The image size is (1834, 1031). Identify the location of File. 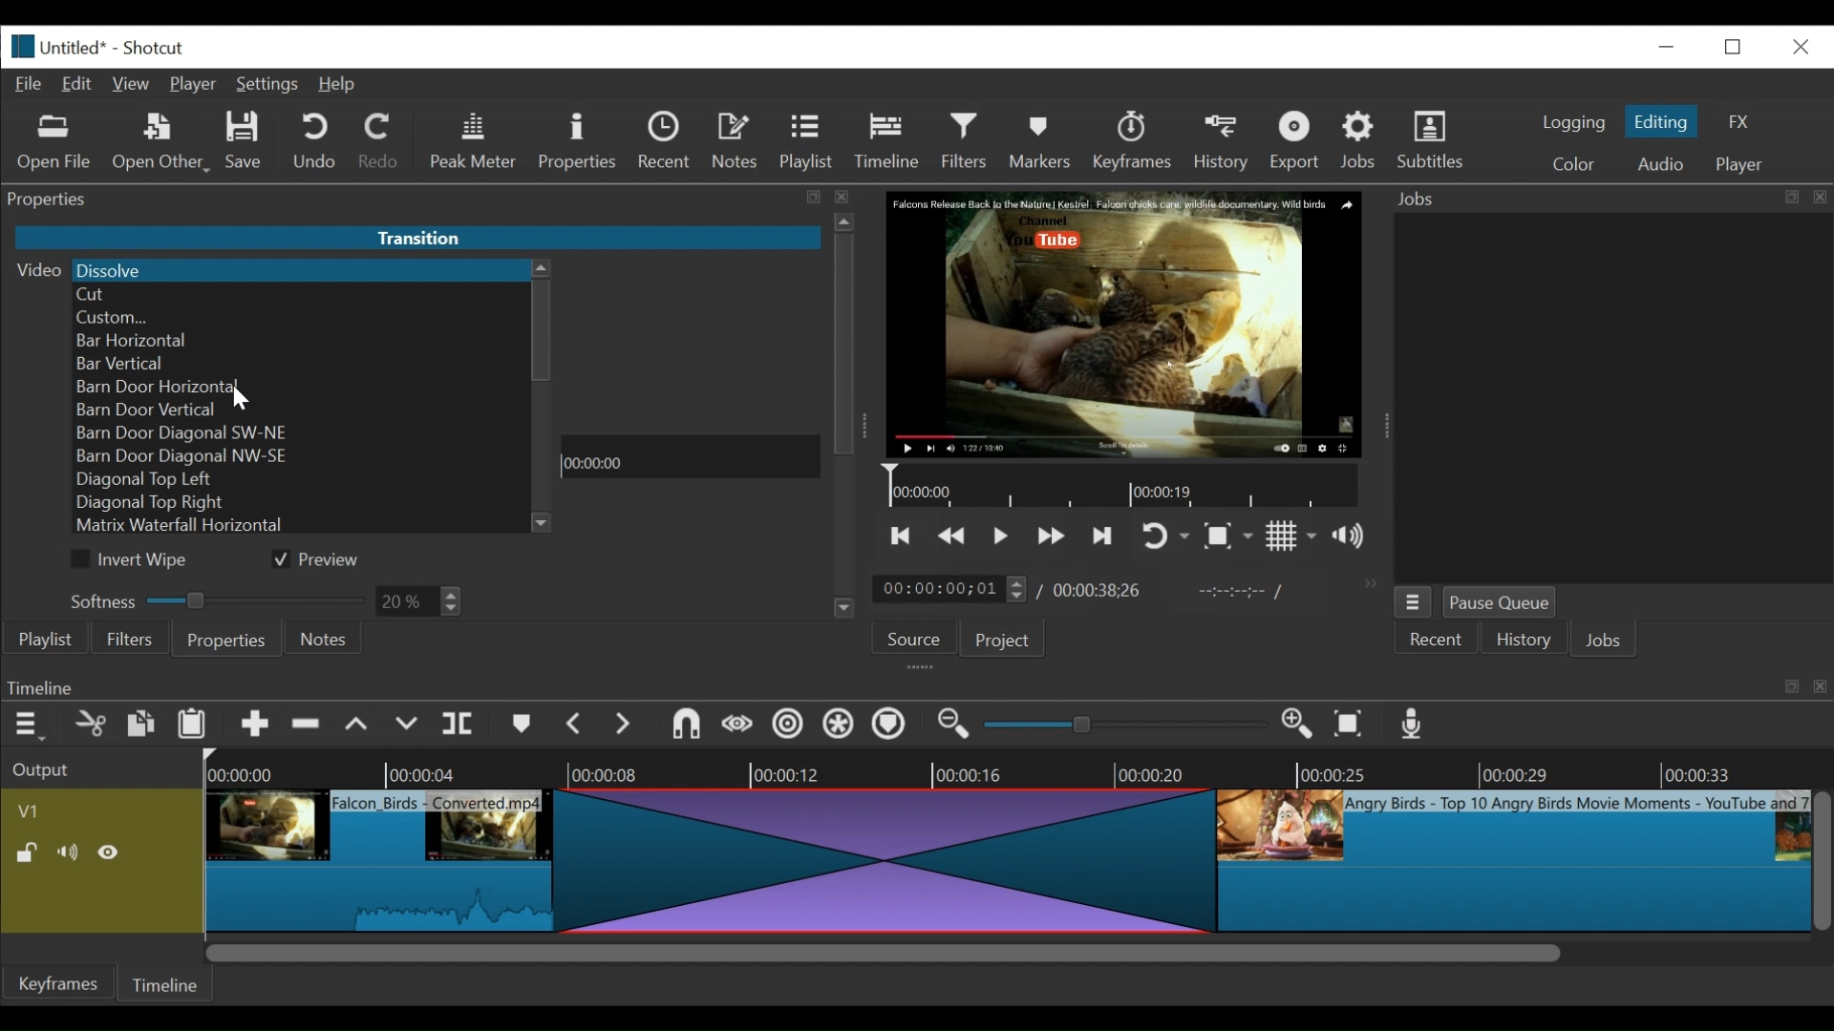
(32, 85).